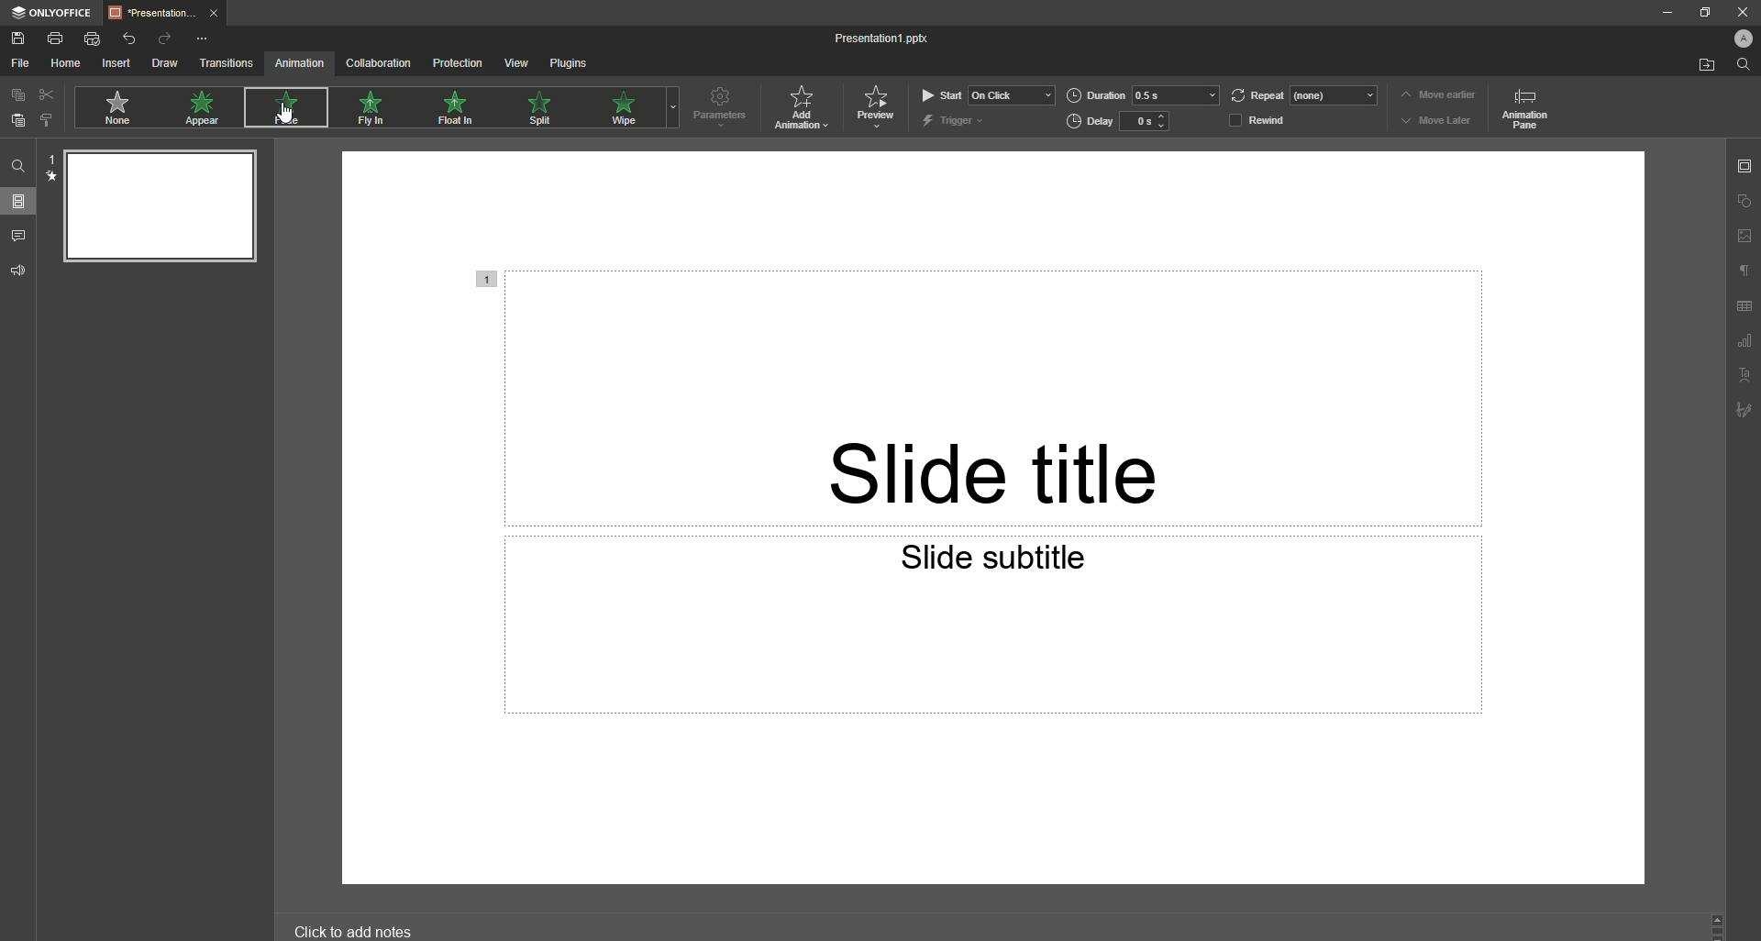 This screenshot has width=1761, height=941. What do you see at coordinates (882, 38) in the screenshot?
I see `Presentation1` at bounding box center [882, 38].